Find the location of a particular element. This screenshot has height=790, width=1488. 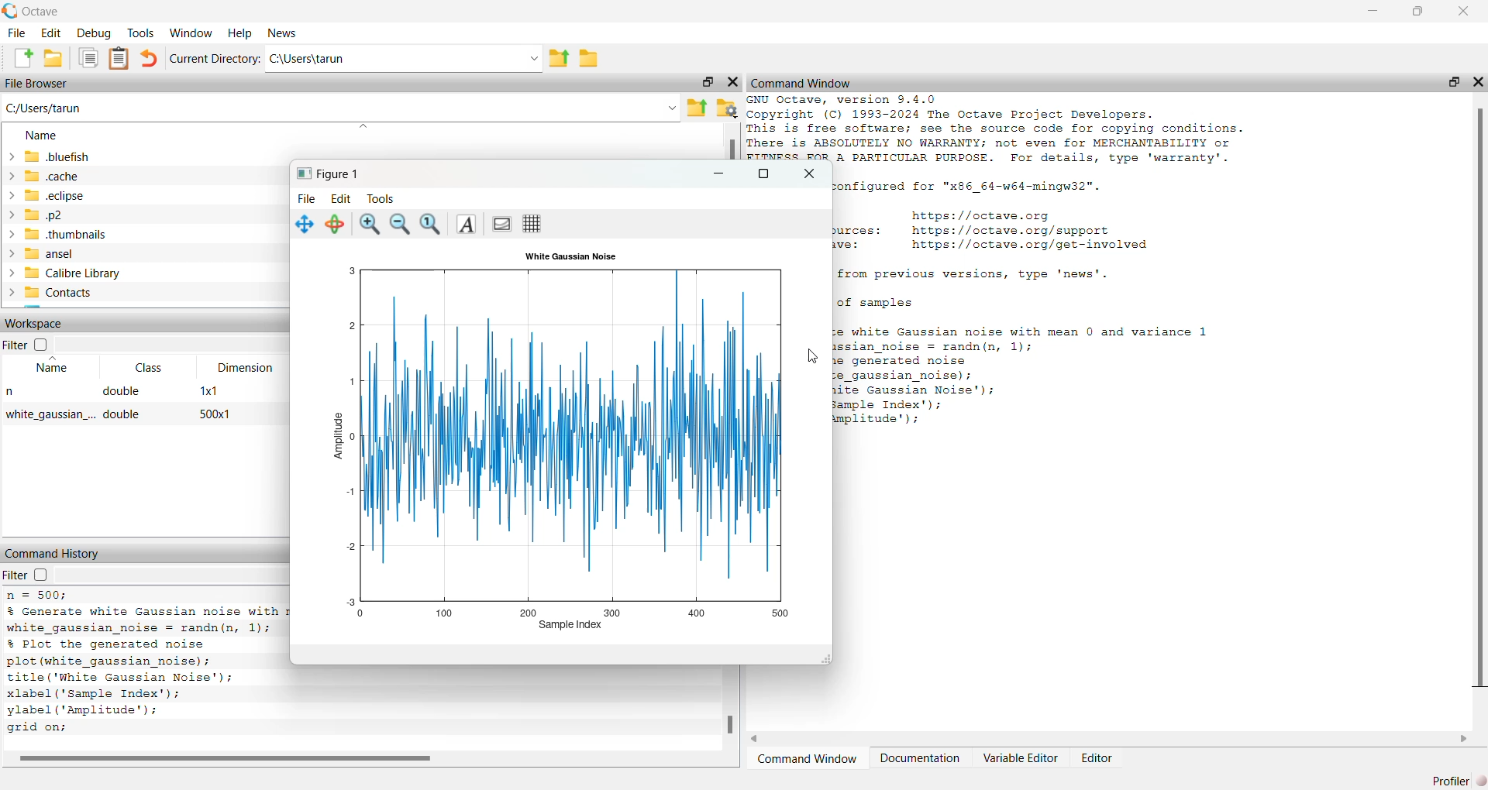

News is located at coordinates (287, 33).